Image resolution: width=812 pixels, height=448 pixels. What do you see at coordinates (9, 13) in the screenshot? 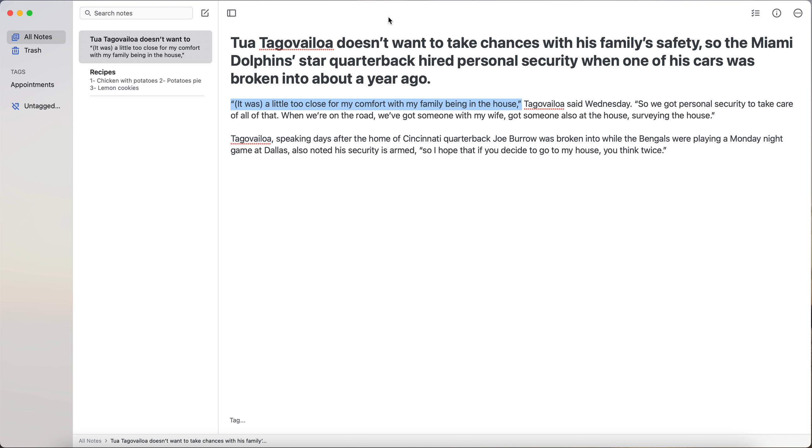
I see `close Simplenote` at bounding box center [9, 13].